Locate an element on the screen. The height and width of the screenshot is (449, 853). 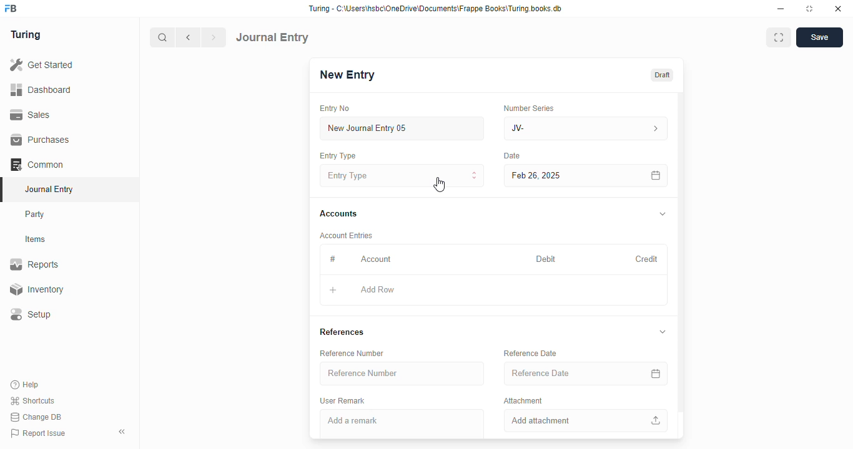
inventory is located at coordinates (36, 289).